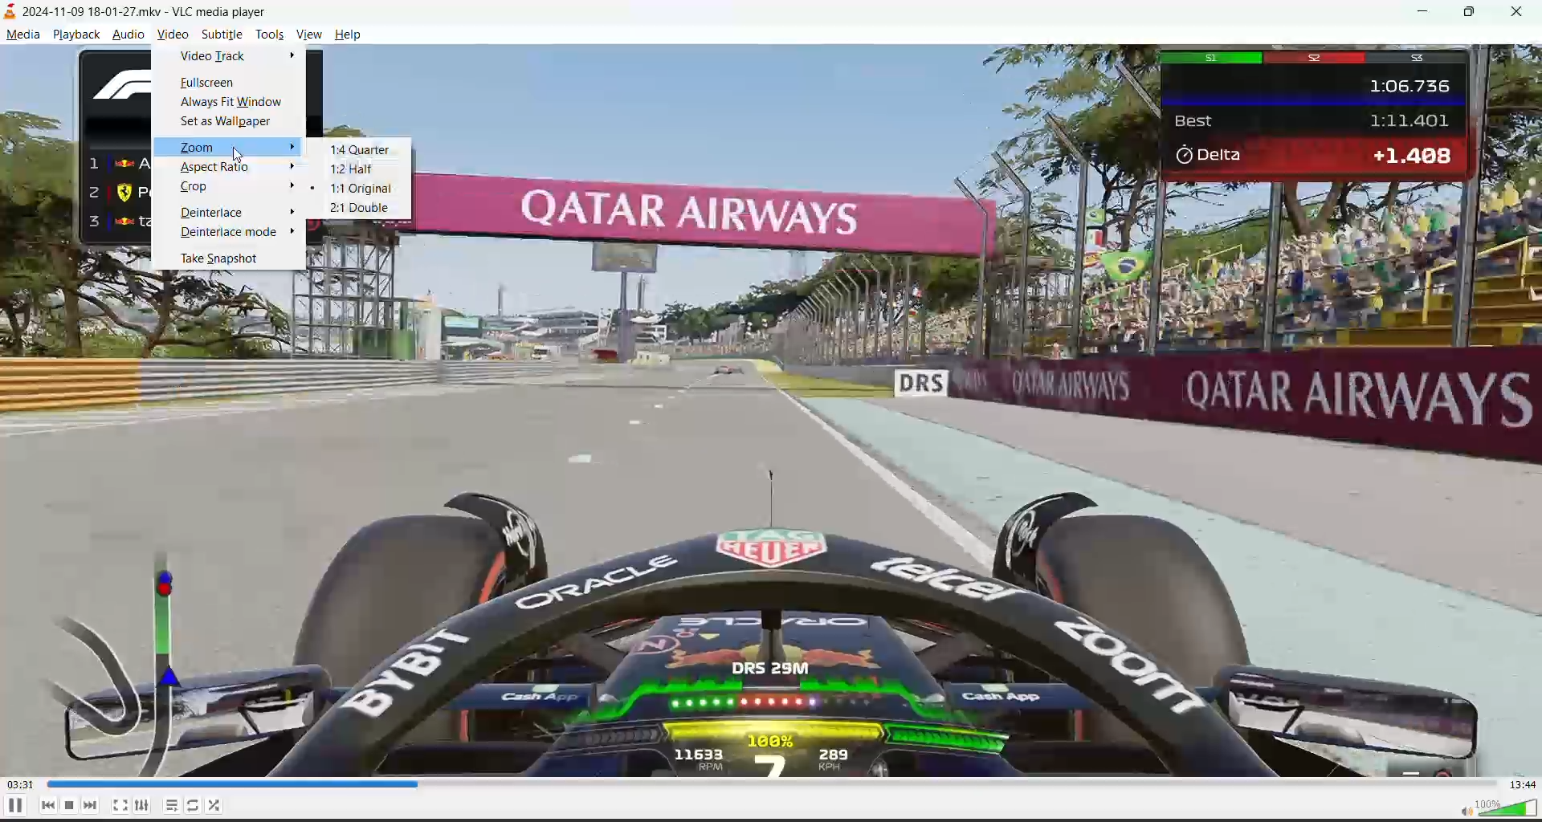 Image resolution: width=1542 pixels, height=822 pixels. Describe the element at coordinates (77, 34) in the screenshot. I see `playback` at that location.